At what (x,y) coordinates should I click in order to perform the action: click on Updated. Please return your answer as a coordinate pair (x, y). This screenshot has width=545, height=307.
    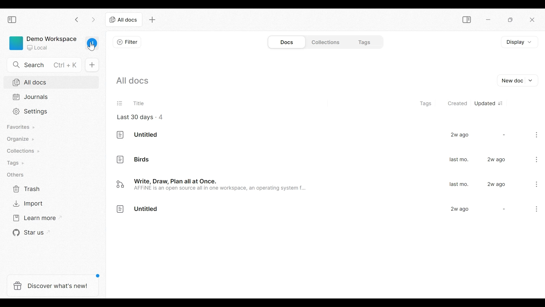
    Looking at the image, I should click on (489, 103).